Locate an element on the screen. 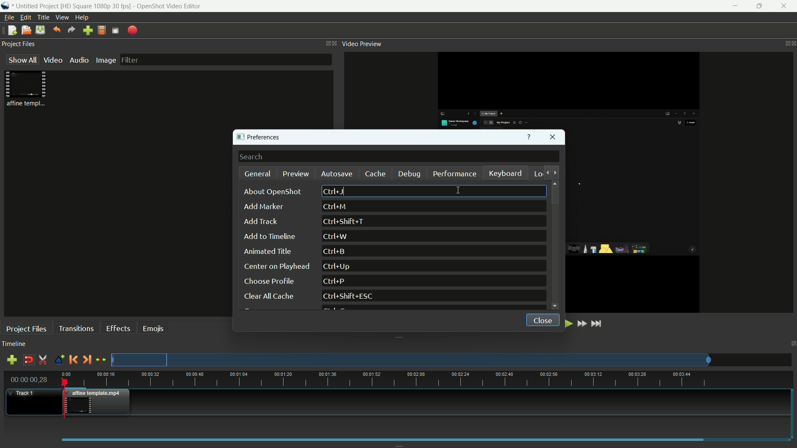  view menu is located at coordinates (62, 17).